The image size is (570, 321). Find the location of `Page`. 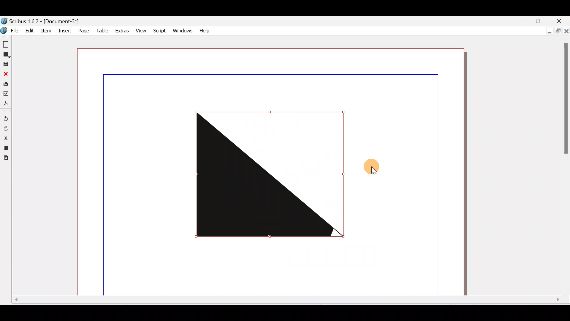

Page is located at coordinates (83, 31).